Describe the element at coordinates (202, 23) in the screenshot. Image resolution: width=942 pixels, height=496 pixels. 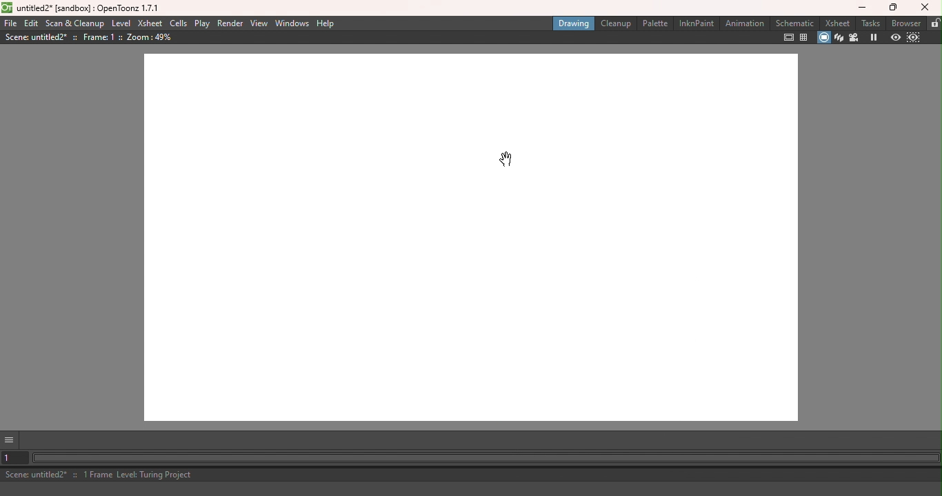
I see `Play` at that location.